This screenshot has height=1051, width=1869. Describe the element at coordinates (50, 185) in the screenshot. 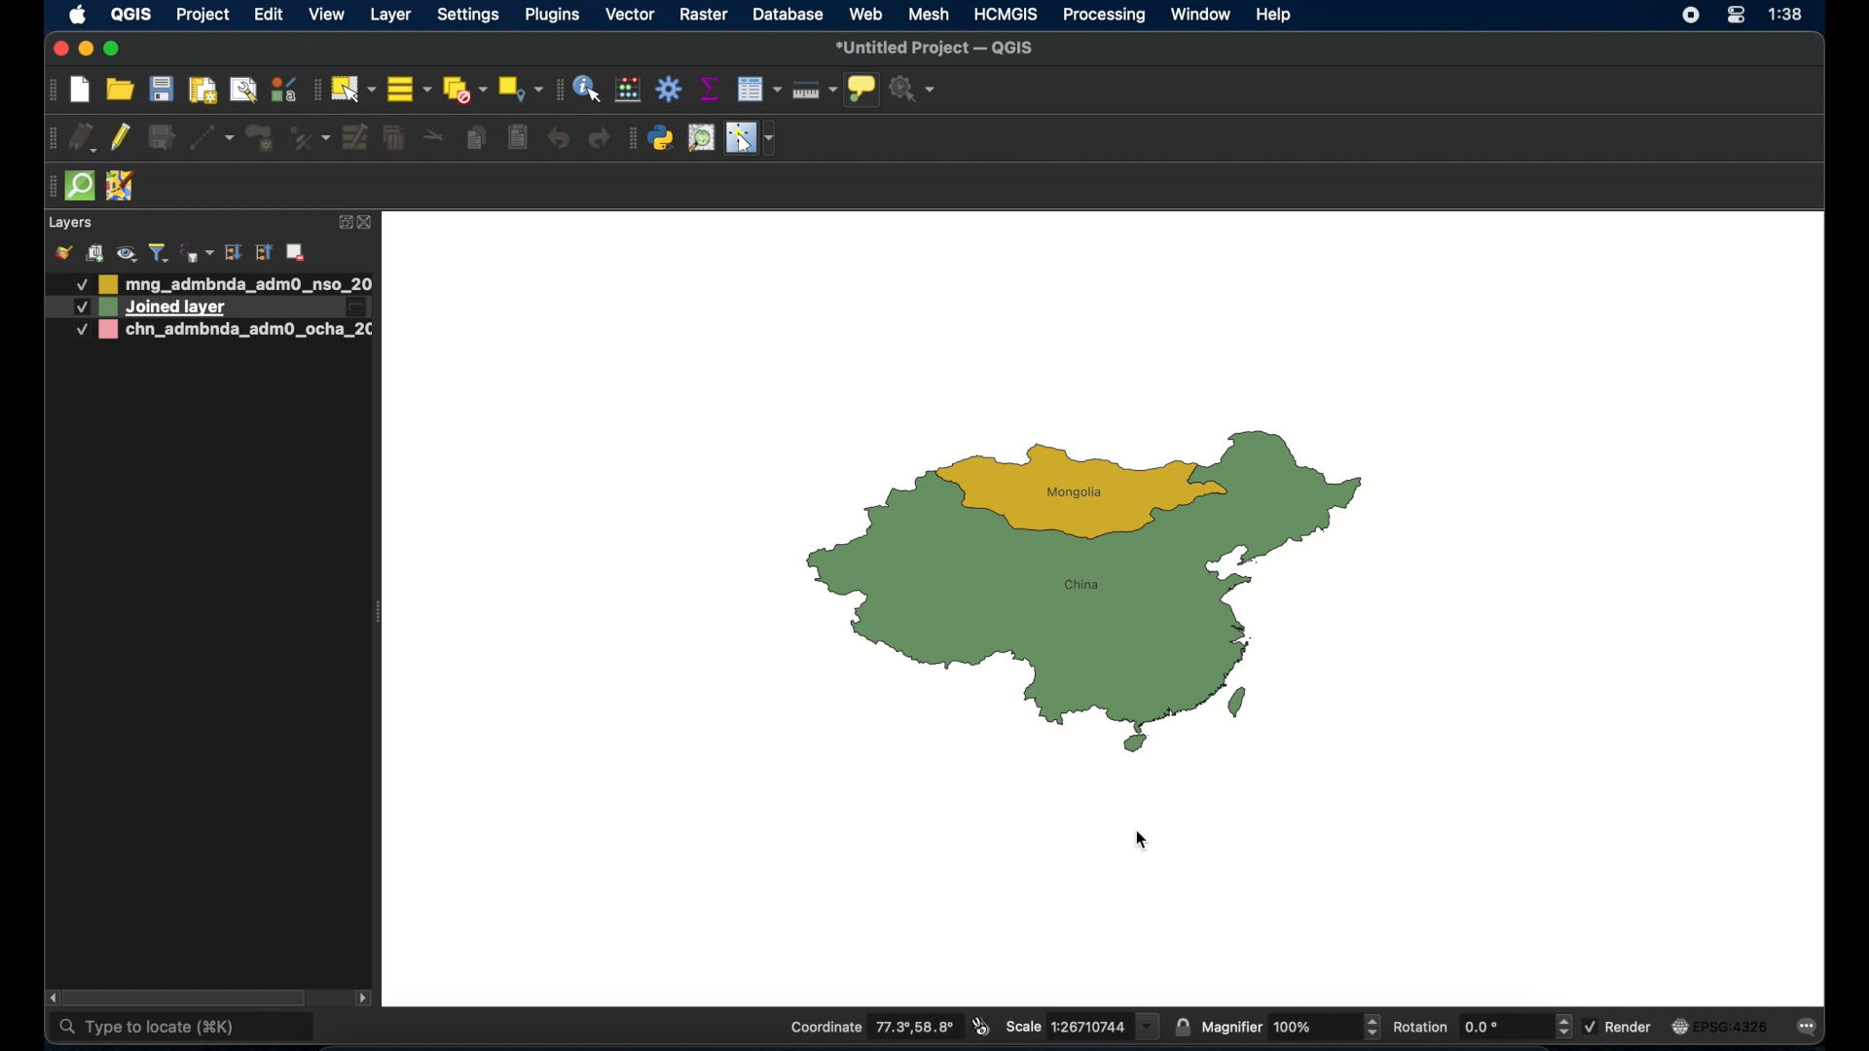

I see `drag handle` at that location.